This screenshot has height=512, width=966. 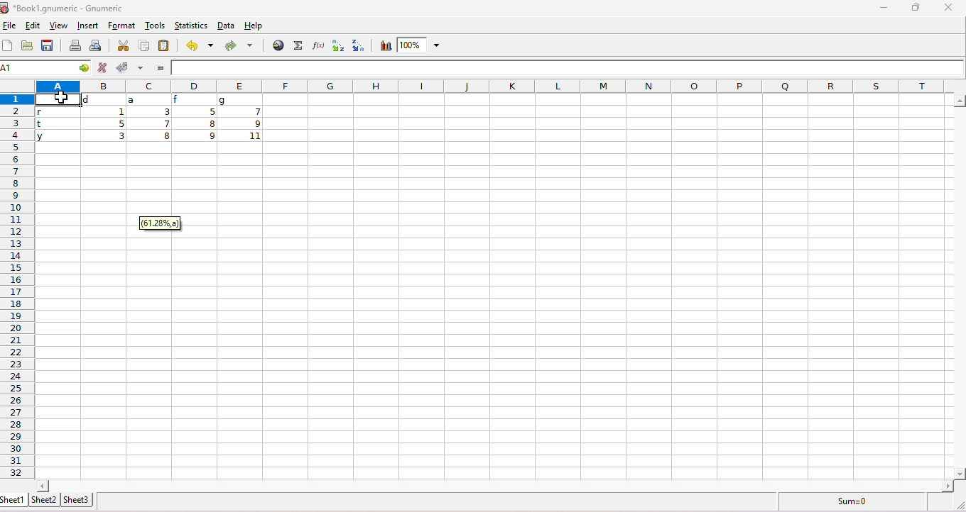 I want to click on sort descending, so click(x=355, y=45).